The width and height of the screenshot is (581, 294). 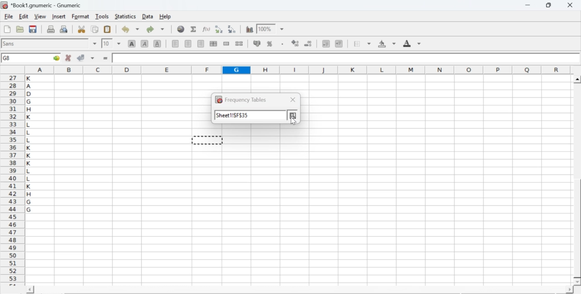 What do you see at coordinates (188, 44) in the screenshot?
I see `center horizontally` at bounding box center [188, 44].